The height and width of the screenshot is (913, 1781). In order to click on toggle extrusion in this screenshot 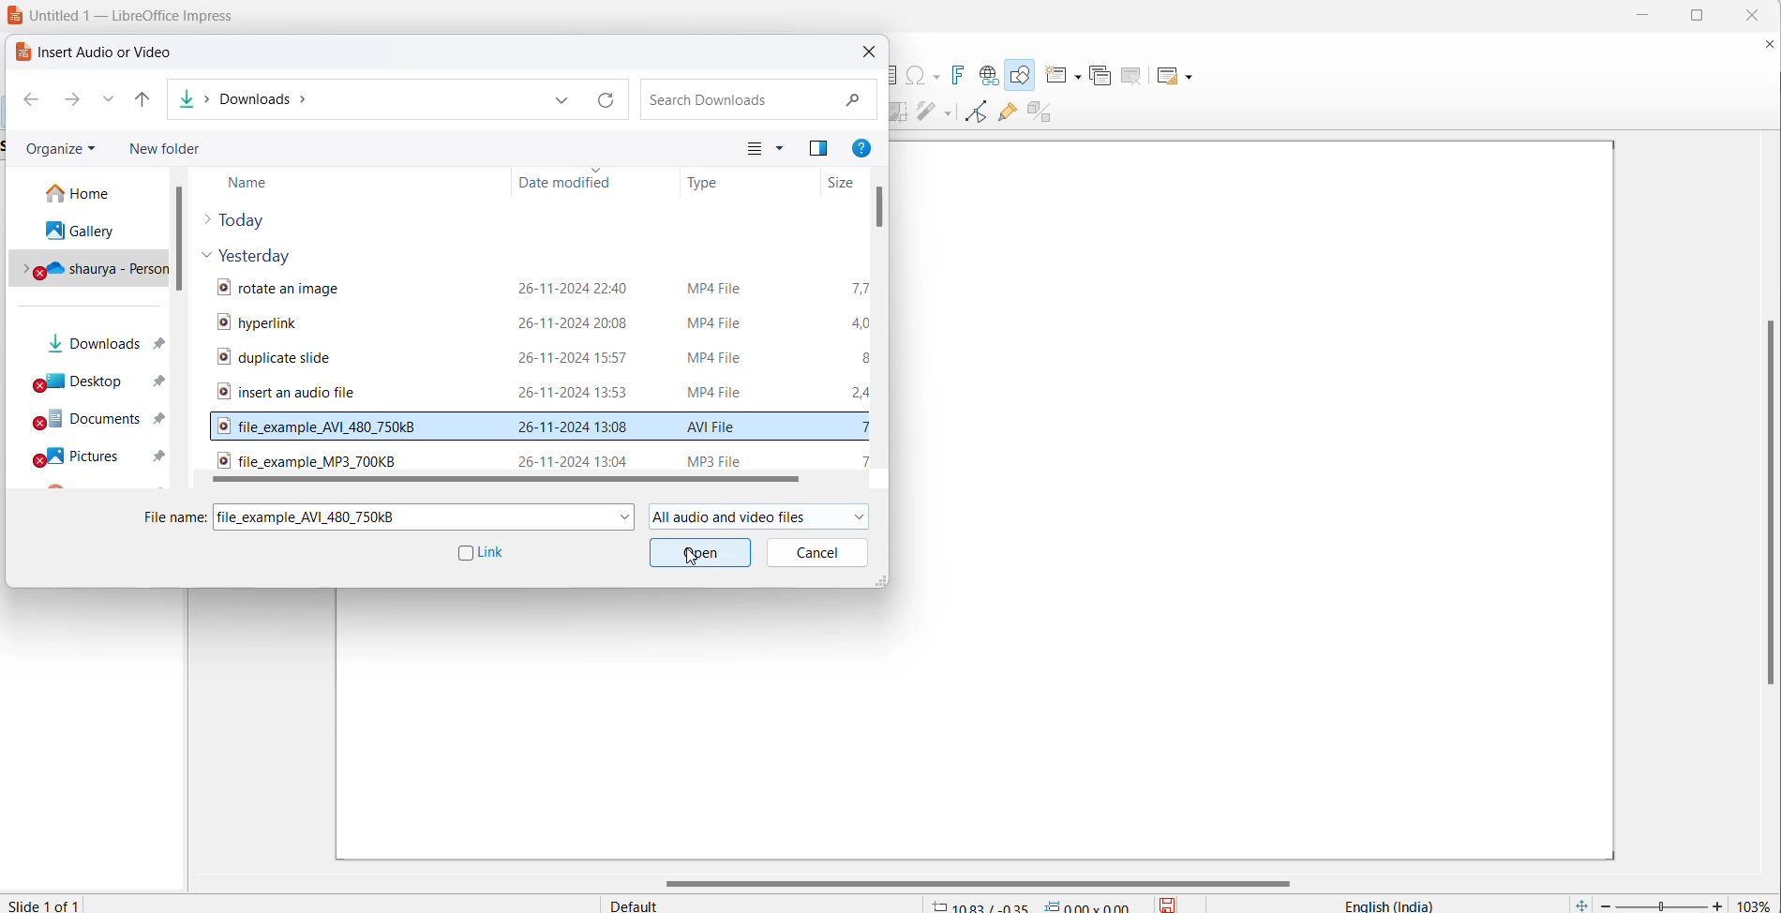, I will do `click(1042, 115)`.